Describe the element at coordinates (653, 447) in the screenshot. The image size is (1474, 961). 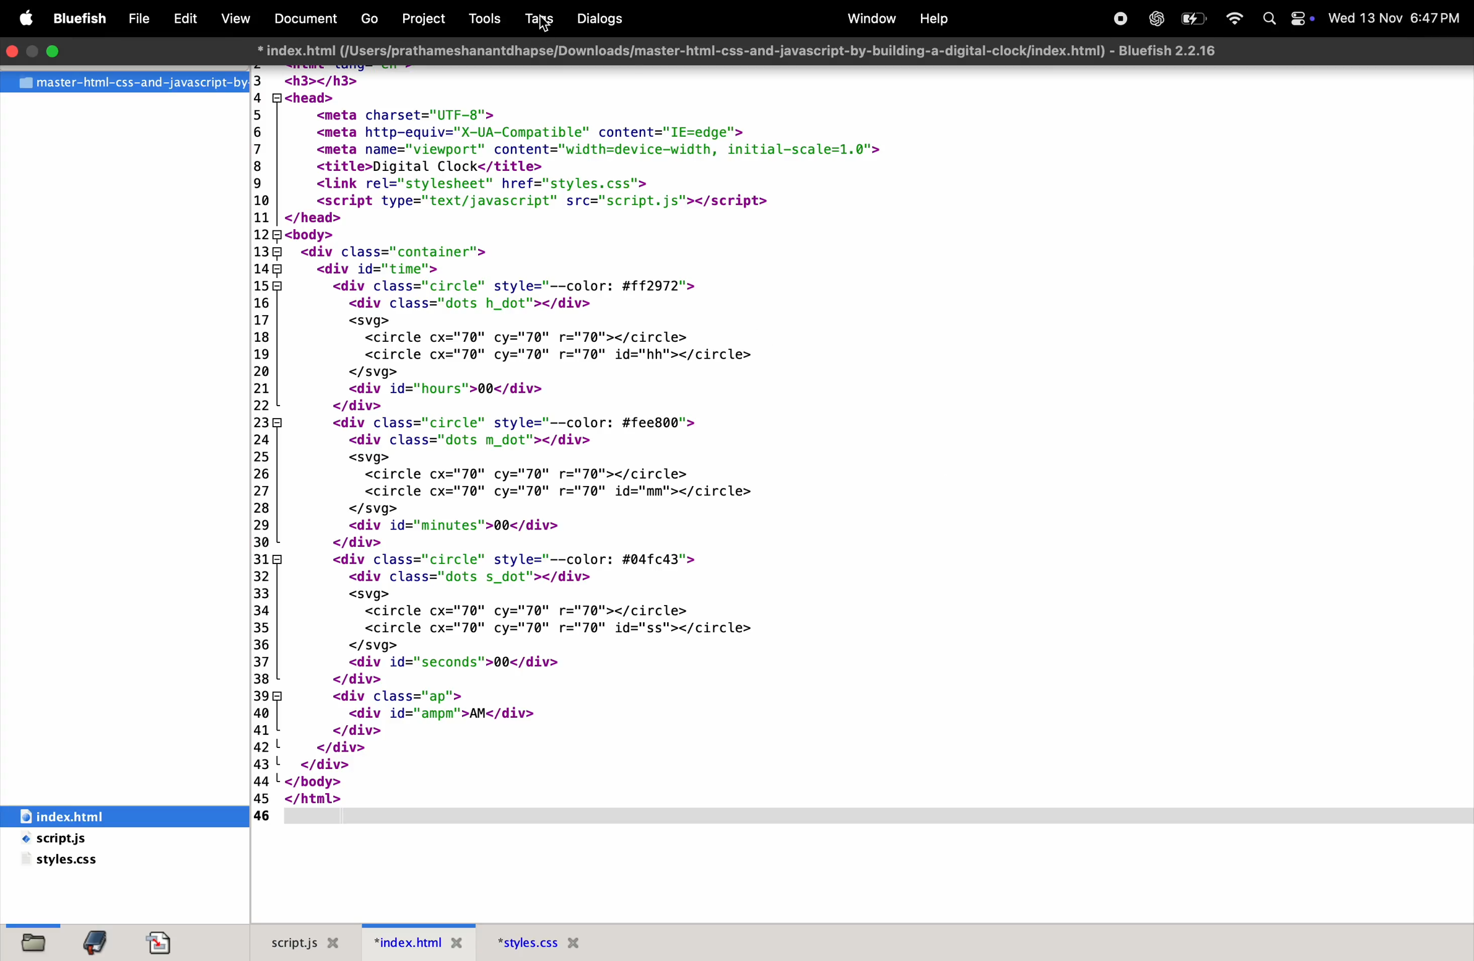
I see `code block` at that location.